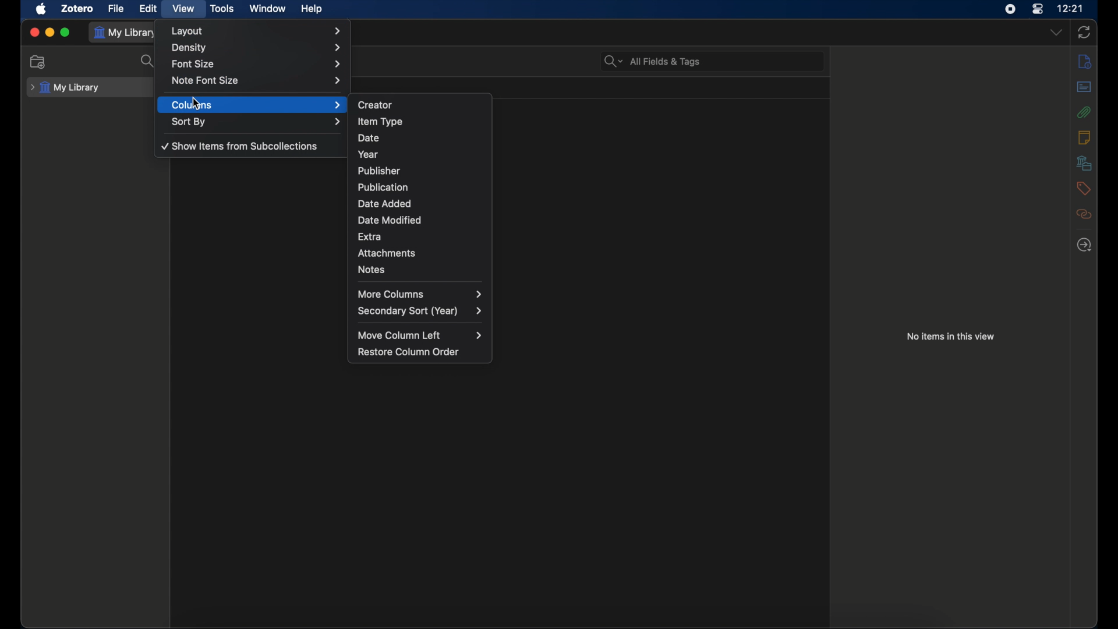  I want to click on my library, so click(126, 33).